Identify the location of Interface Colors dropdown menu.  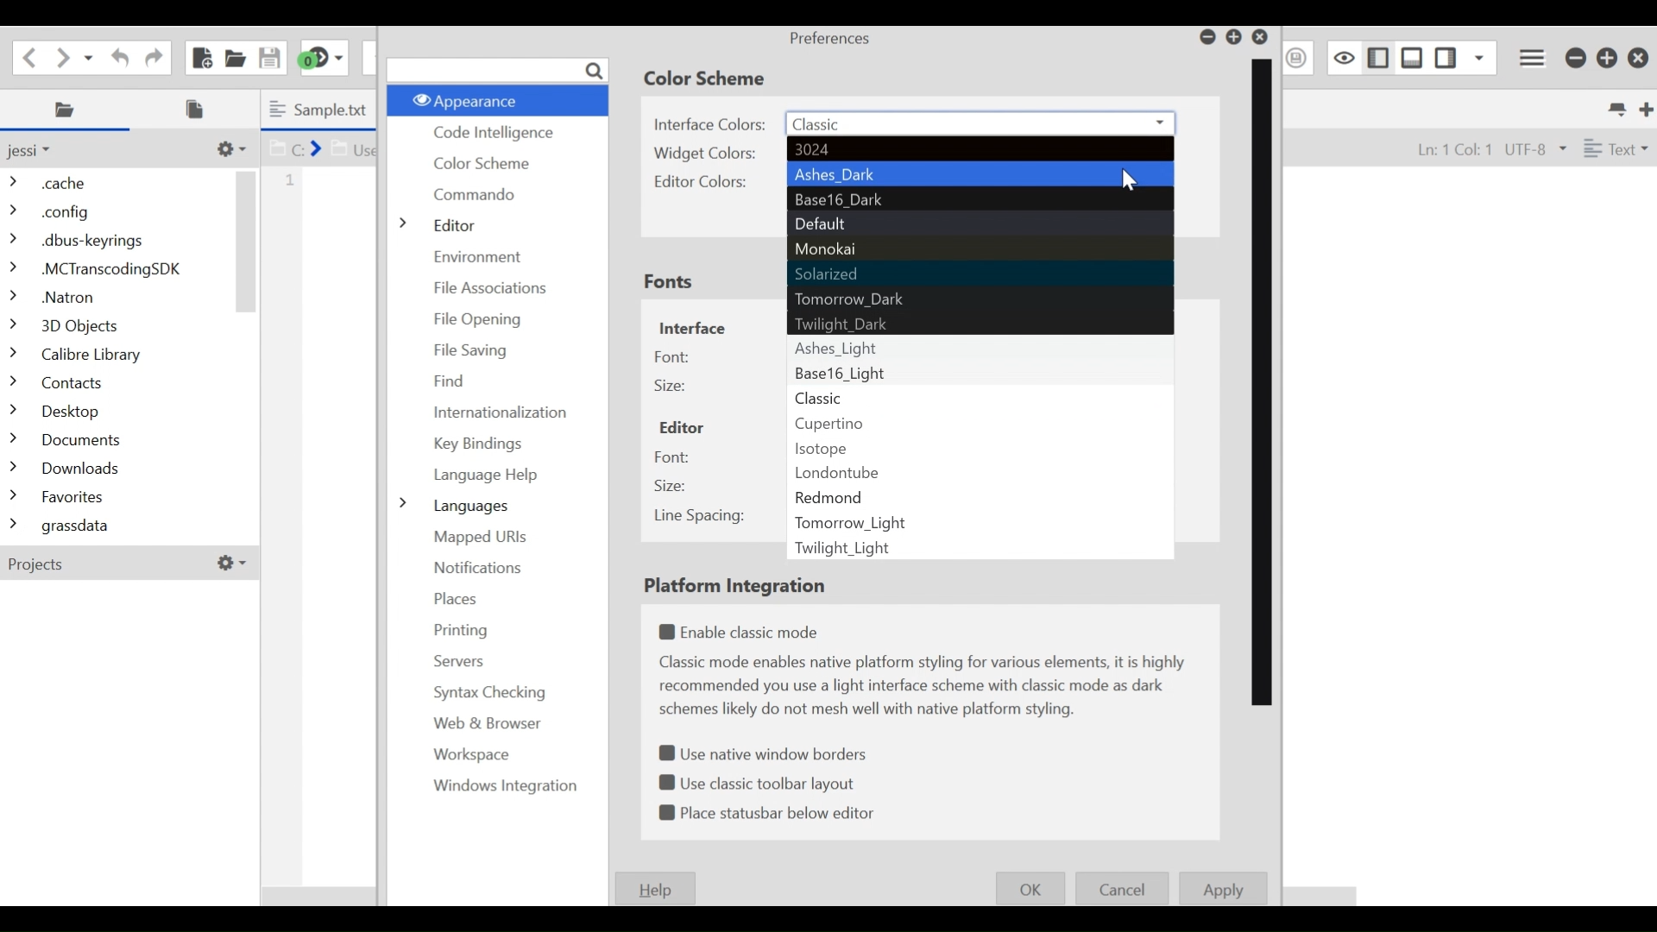
(981, 124).